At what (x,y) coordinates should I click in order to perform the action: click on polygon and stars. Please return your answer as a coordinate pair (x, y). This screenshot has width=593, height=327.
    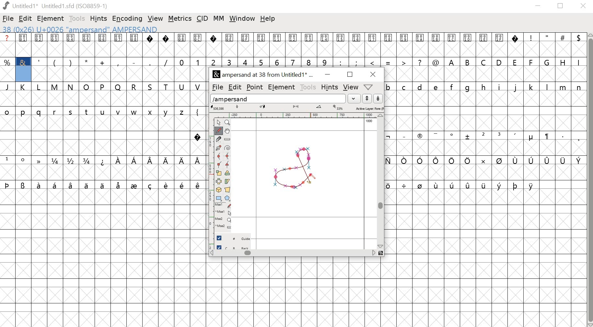
    Looking at the image, I should click on (228, 198).